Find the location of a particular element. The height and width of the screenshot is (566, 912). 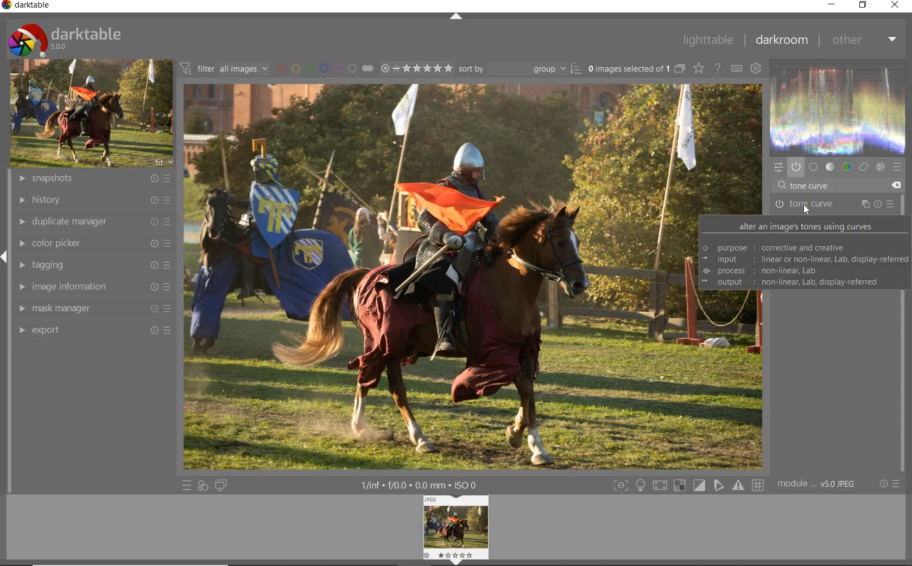

tone is located at coordinates (831, 167).